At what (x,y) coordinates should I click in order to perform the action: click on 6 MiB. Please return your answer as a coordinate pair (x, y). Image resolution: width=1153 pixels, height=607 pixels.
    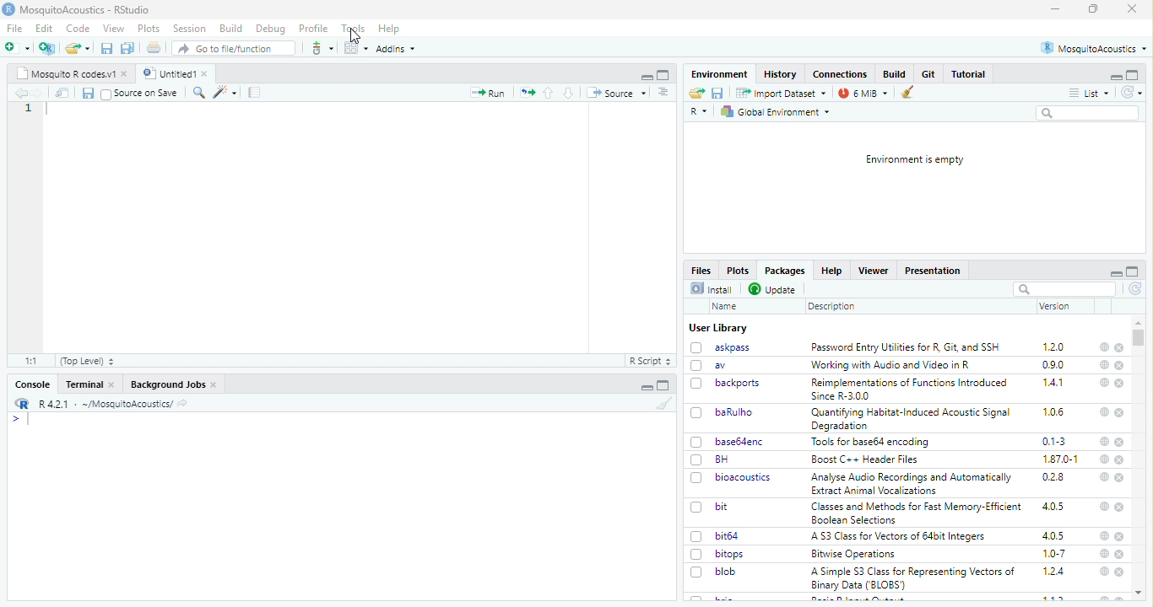
    Looking at the image, I should click on (863, 94).